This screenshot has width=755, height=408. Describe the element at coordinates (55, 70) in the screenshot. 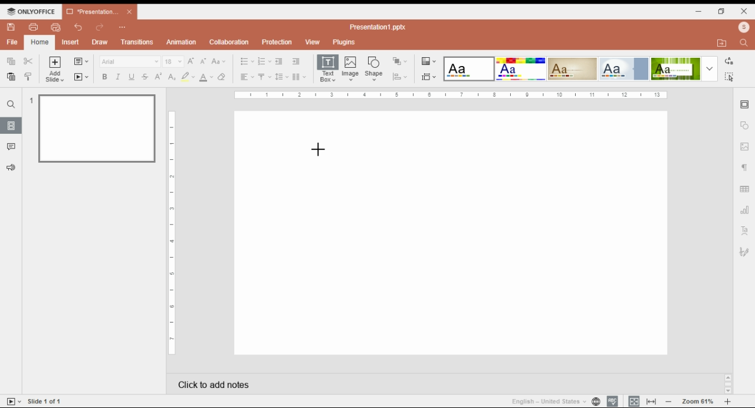

I see `add slide` at that location.